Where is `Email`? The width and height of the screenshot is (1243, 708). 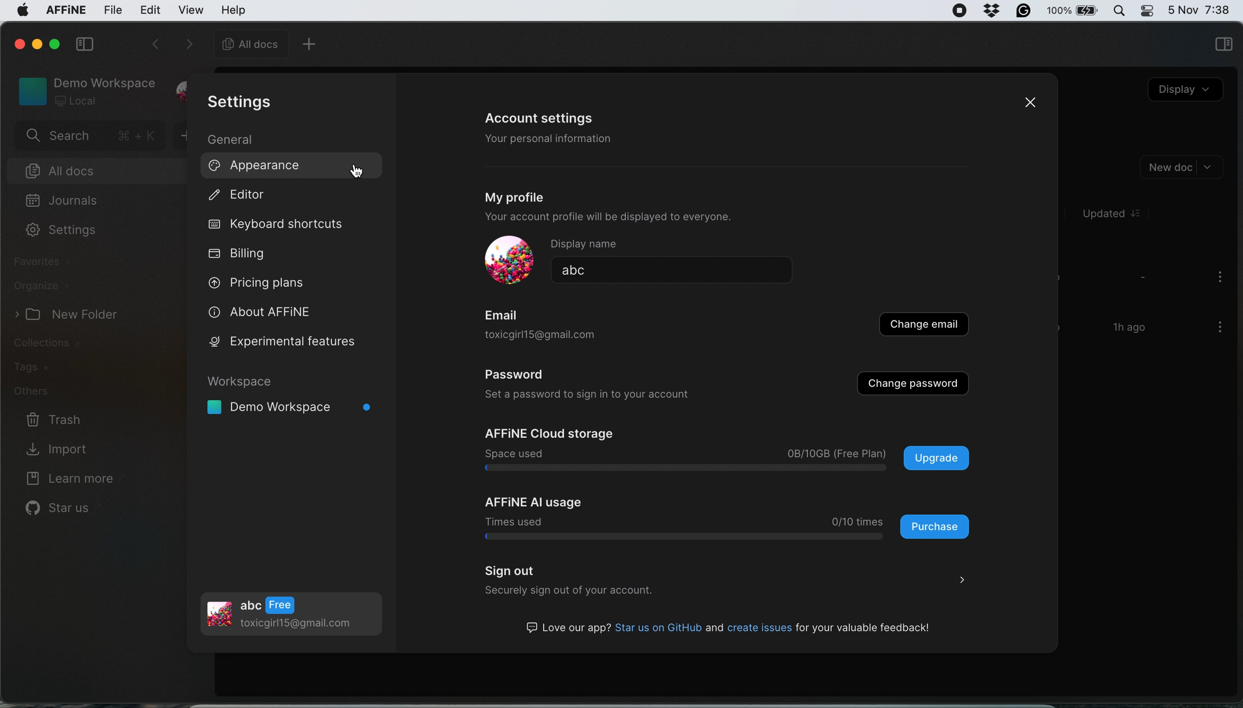 Email is located at coordinates (505, 316).